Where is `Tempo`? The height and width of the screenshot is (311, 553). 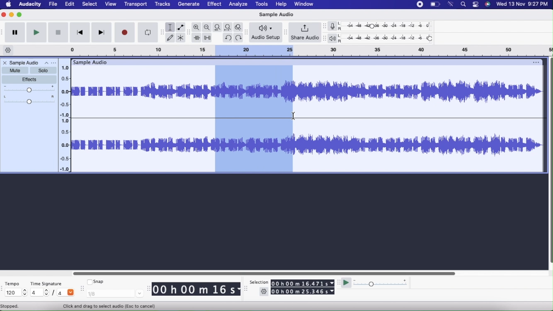 Tempo is located at coordinates (14, 283).